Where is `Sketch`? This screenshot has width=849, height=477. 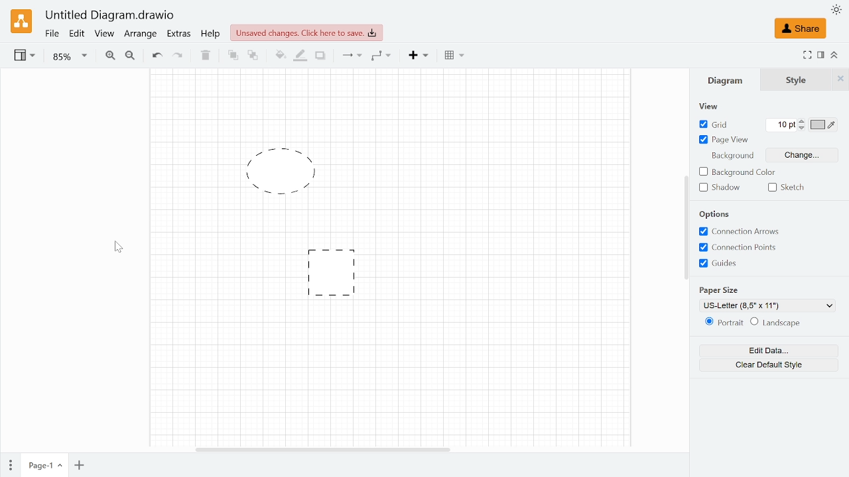
Sketch is located at coordinates (791, 187).